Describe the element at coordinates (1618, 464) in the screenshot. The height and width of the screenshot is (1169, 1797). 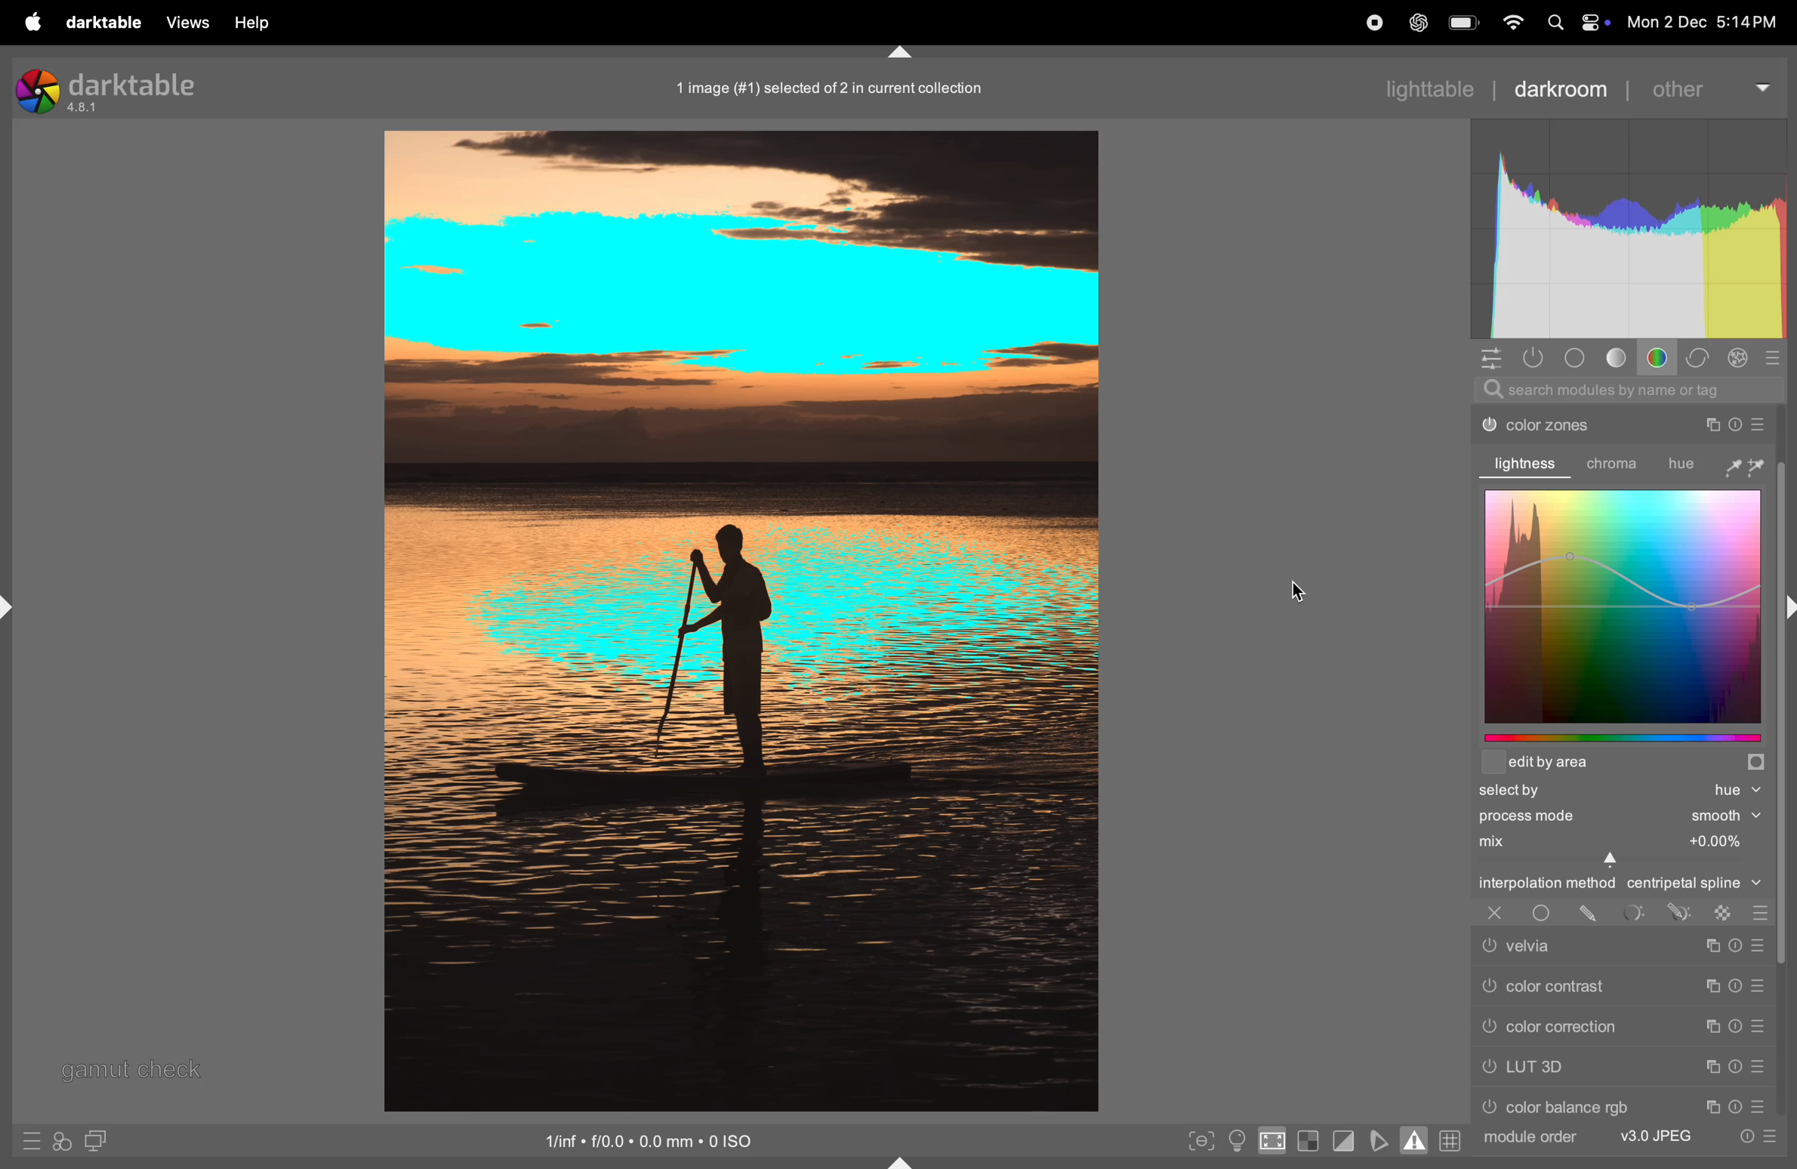
I see `chroma` at that location.